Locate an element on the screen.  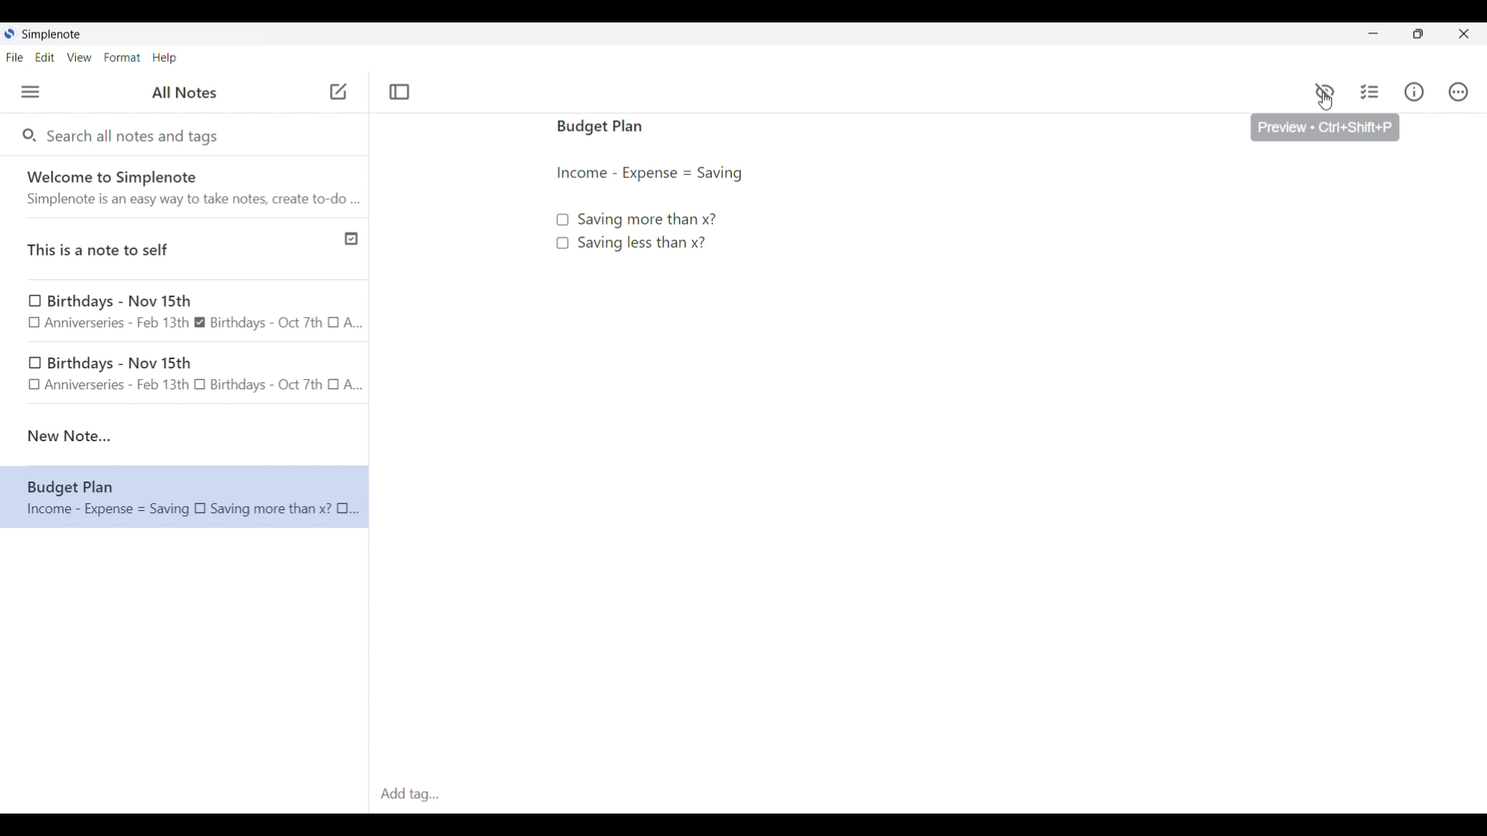
Actions is located at coordinates (1458, 92).